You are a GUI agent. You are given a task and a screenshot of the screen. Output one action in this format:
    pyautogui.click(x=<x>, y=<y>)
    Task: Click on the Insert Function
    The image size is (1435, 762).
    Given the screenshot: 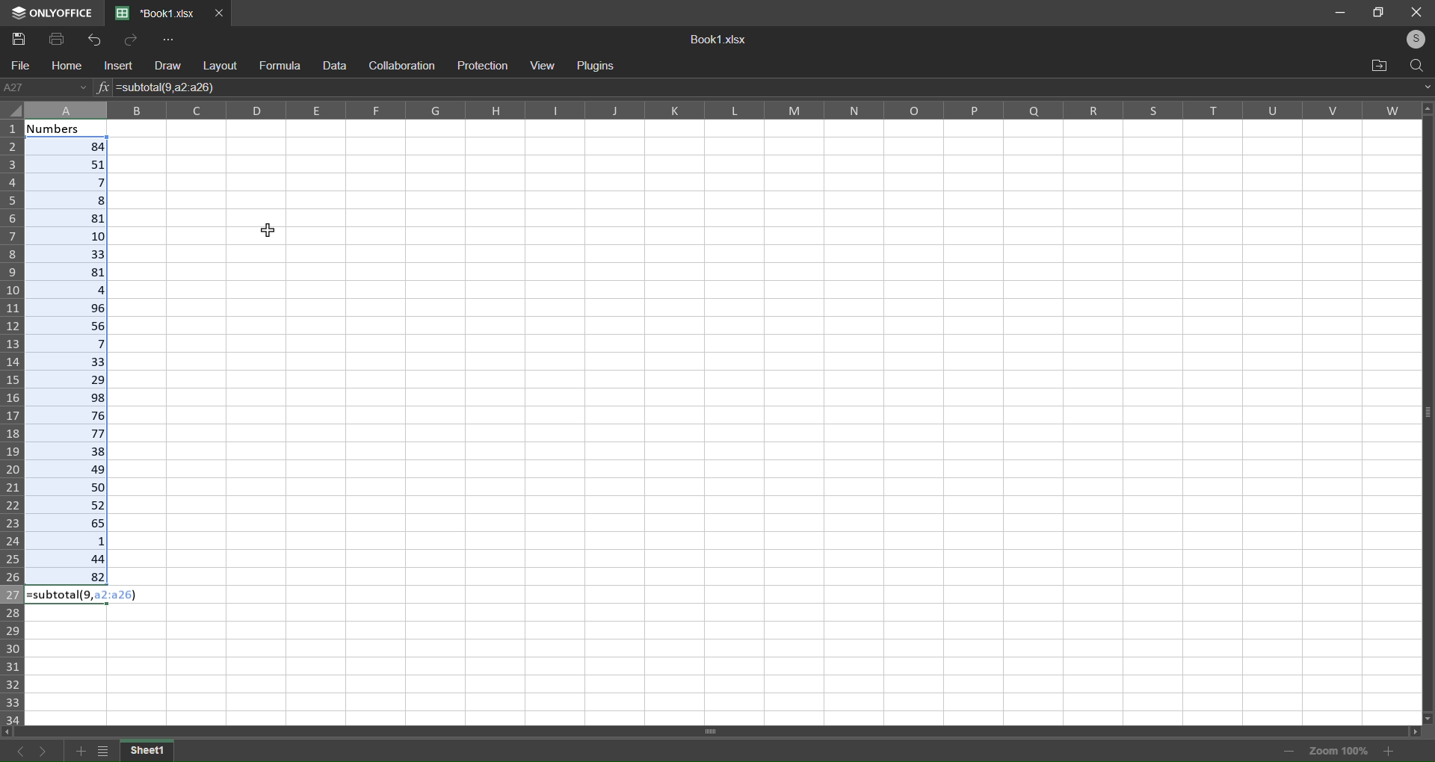 What is the action you would take?
    pyautogui.click(x=103, y=89)
    